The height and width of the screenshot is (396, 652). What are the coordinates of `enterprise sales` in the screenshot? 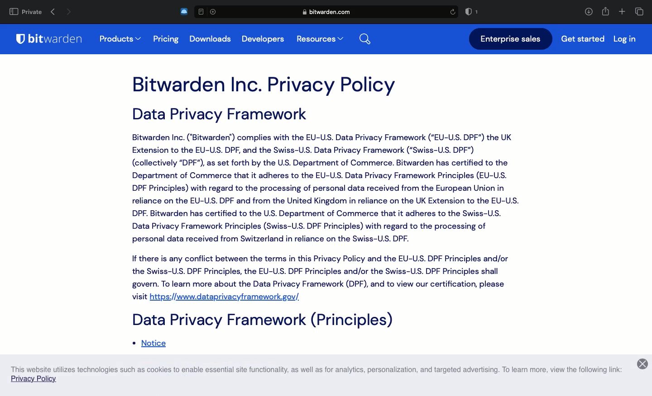 It's located at (511, 38).